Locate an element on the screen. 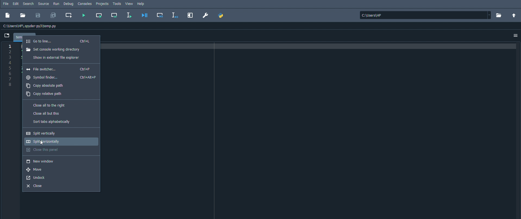  Change to working directory is located at coordinates (513, 15).